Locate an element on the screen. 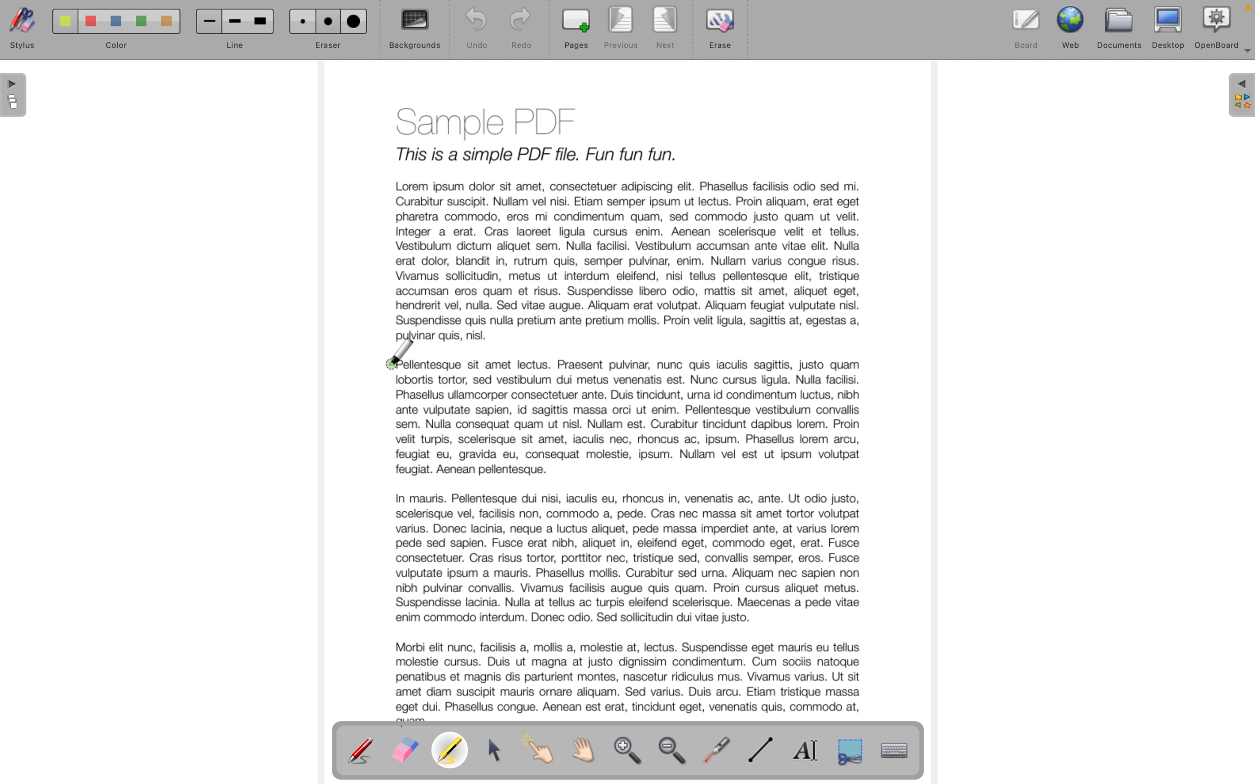 This screenshot has width=1255, height=784. select is located at coordinates (496, 751).